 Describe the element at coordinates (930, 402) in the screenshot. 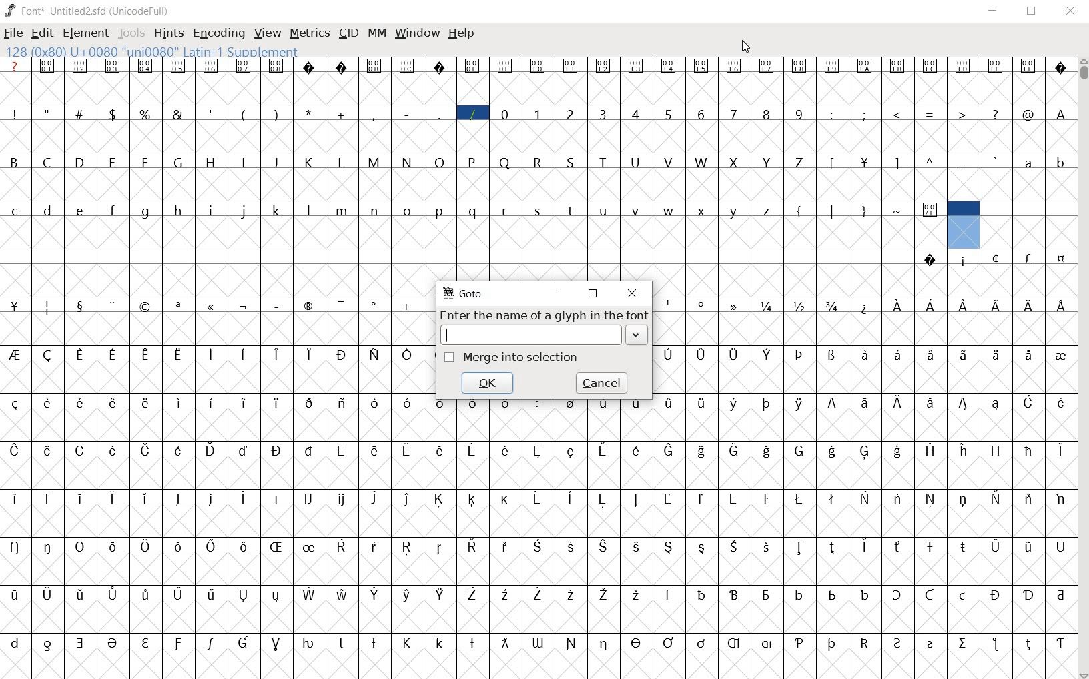

I see `Symbol` at that location.